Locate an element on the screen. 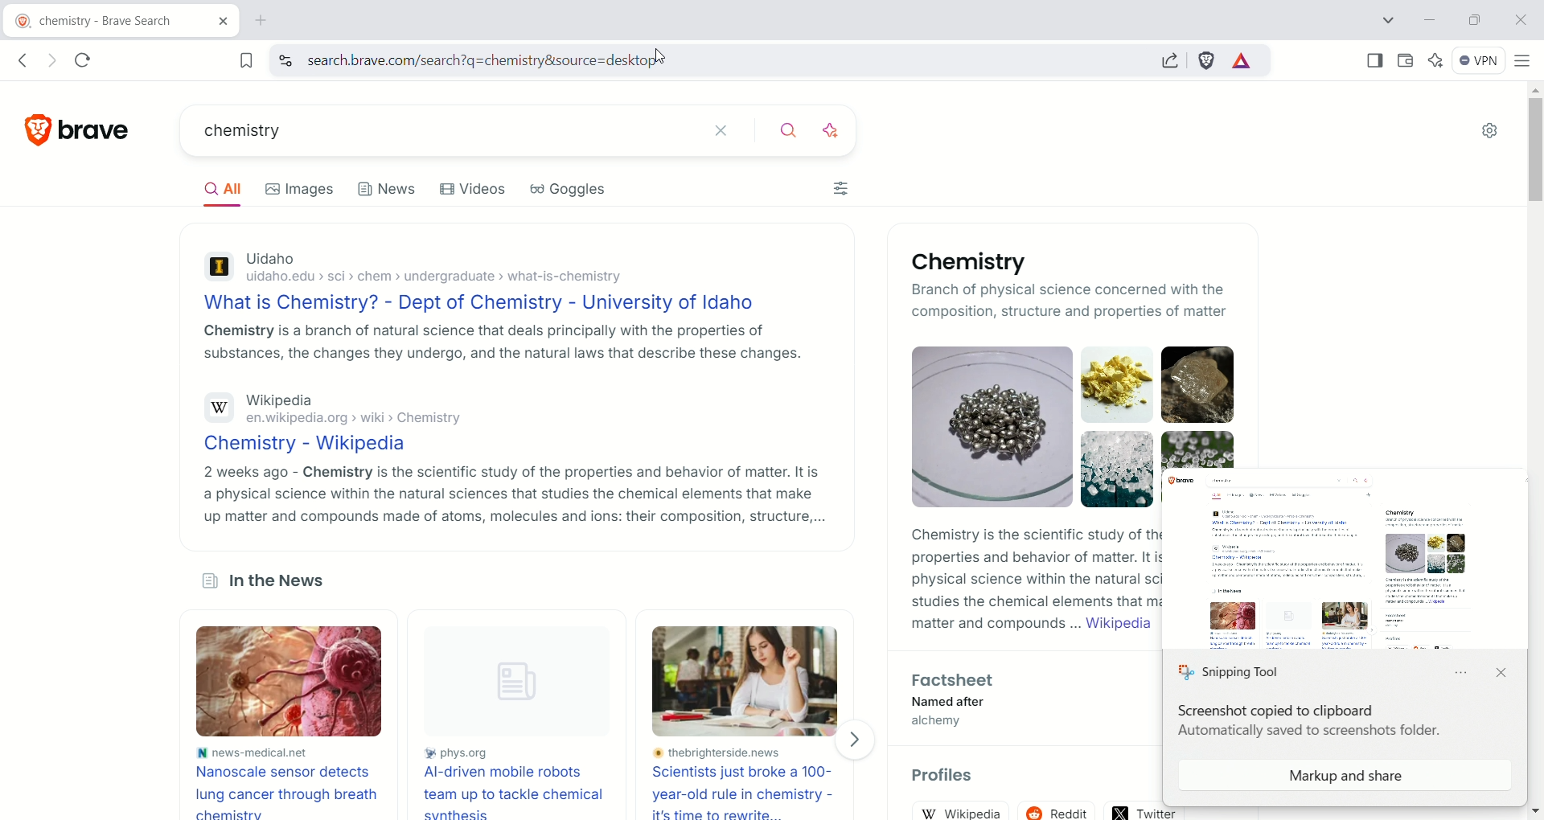 Image resolution: width=1544 pixels, height=820 pixels. image is located at coordinates (301, 683).